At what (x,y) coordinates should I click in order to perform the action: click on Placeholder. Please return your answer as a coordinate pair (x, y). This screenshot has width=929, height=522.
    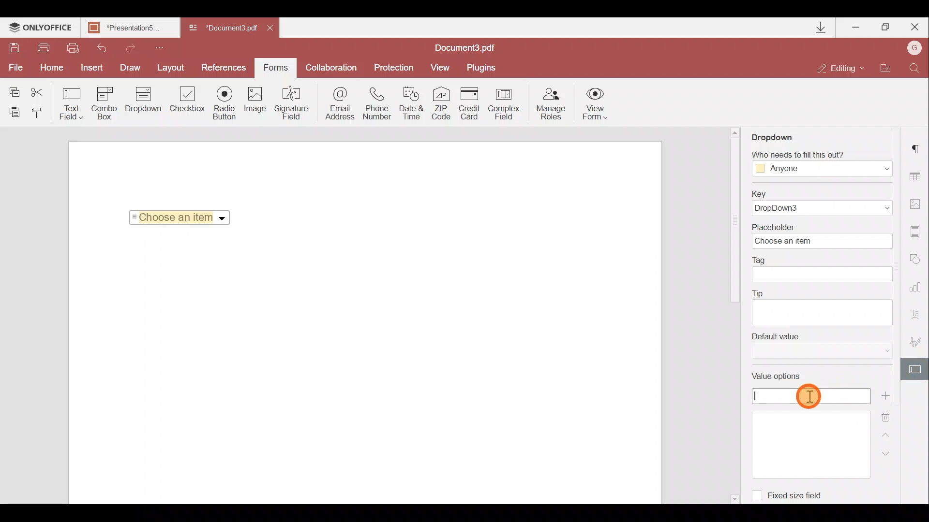
    Looking at the image, I should click on (820, 236).